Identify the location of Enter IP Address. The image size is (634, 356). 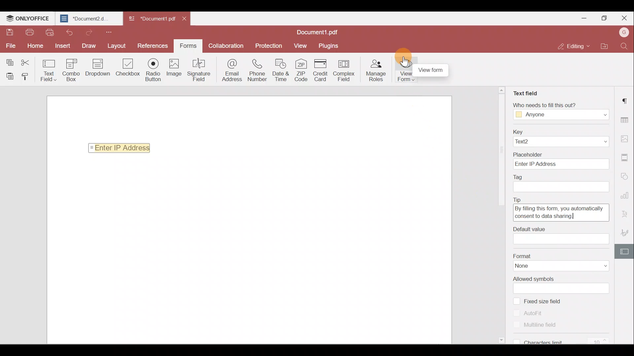
(561, 164).